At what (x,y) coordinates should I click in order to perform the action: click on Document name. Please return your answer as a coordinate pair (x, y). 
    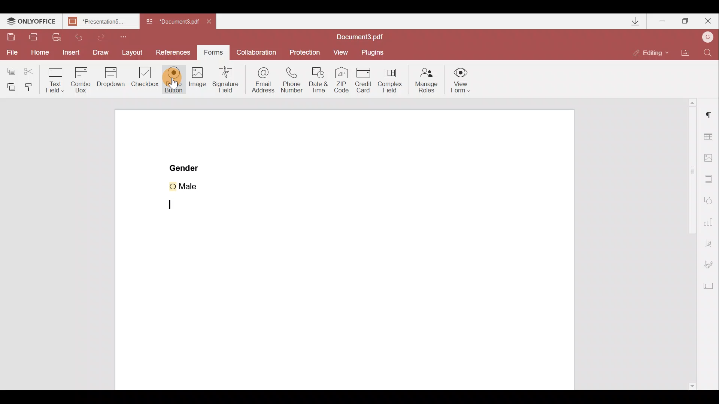
    Looking at the image, I should click on (100, 21).